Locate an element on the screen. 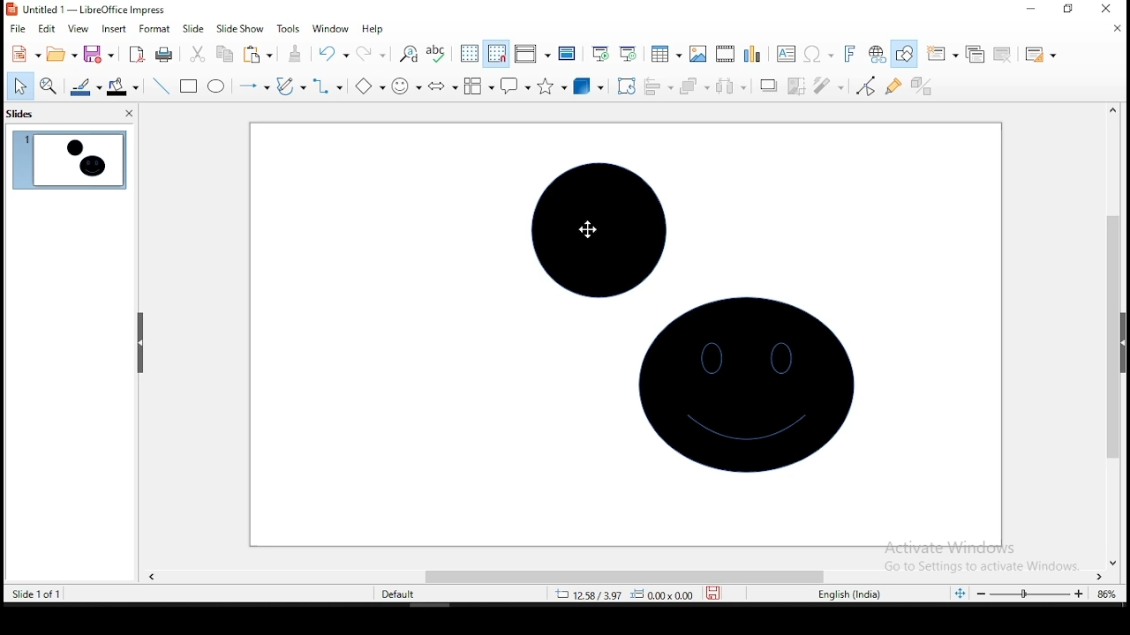 The image size is (1130, 635). cut is located at coordinates (197, 54).